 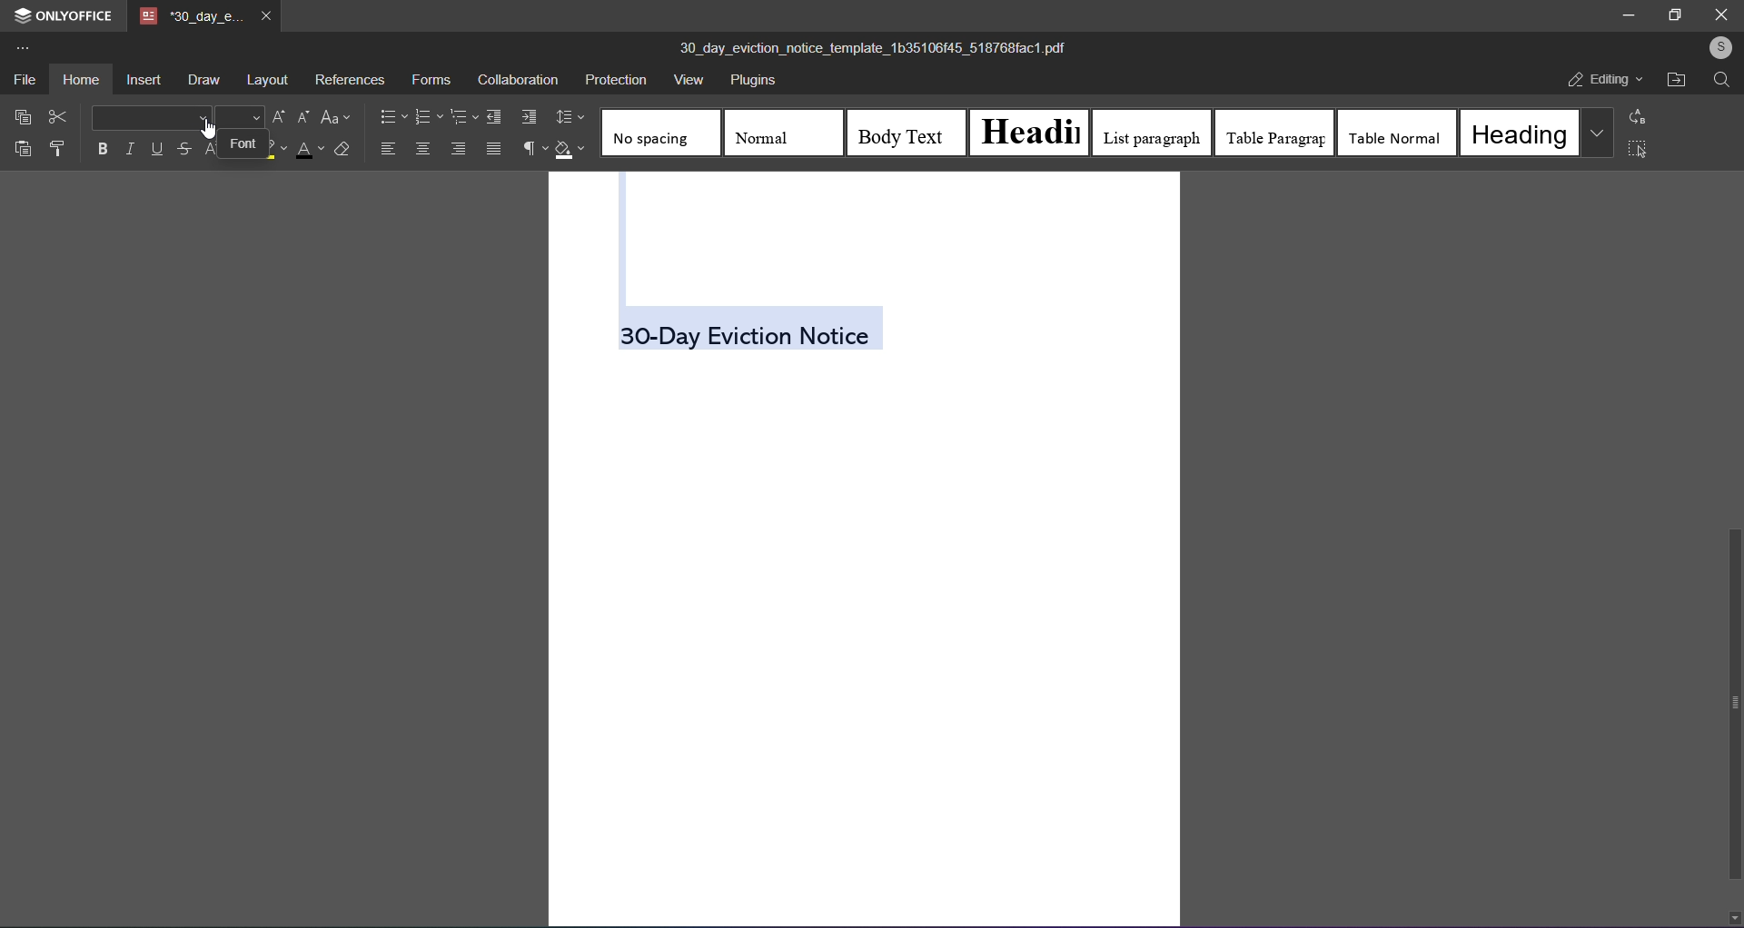 I want to click on normal, so click(x=774, y=132).